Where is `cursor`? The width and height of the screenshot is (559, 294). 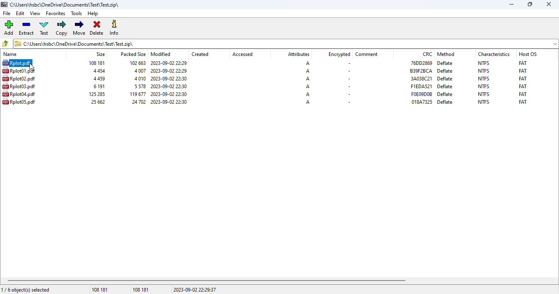
cursor is located at coordinates (32, 67).